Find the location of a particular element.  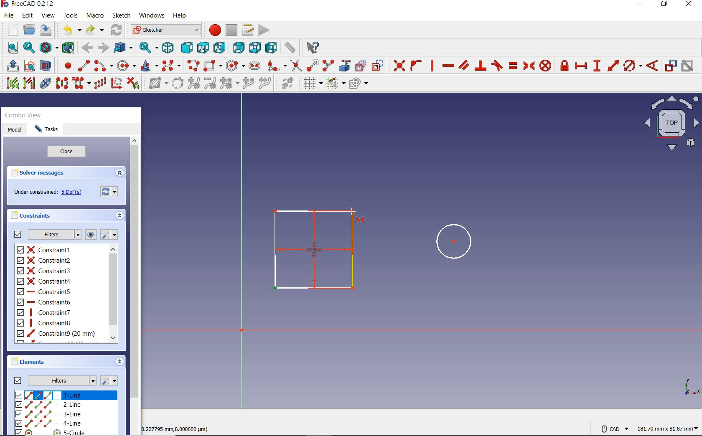

constraint8 is located at coordinates (45, 323).